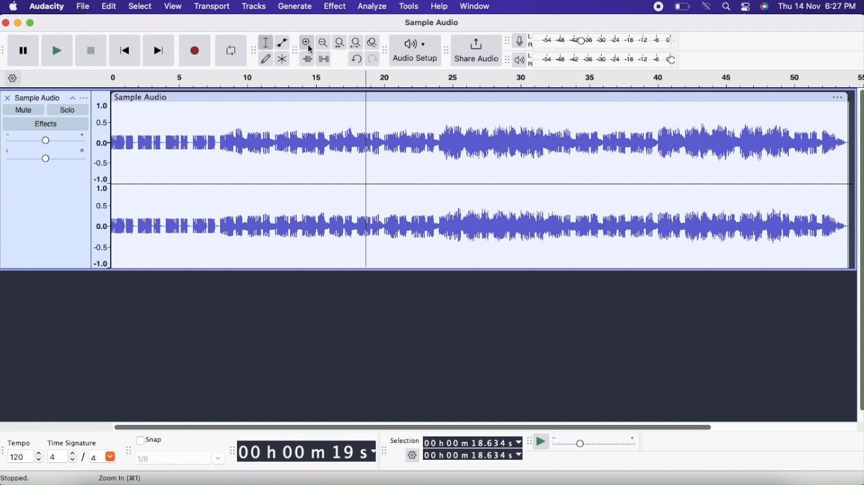 This screenshot has height=485, width=864. I want to click on Envelope tool, so click(284, 42).